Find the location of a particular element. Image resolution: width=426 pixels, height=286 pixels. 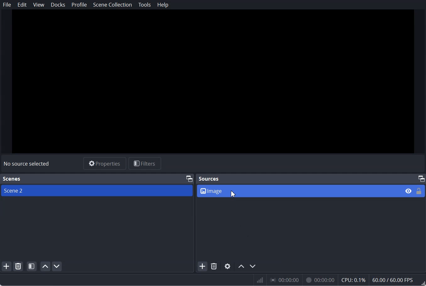

Sources is located at coordinates (209, 179).